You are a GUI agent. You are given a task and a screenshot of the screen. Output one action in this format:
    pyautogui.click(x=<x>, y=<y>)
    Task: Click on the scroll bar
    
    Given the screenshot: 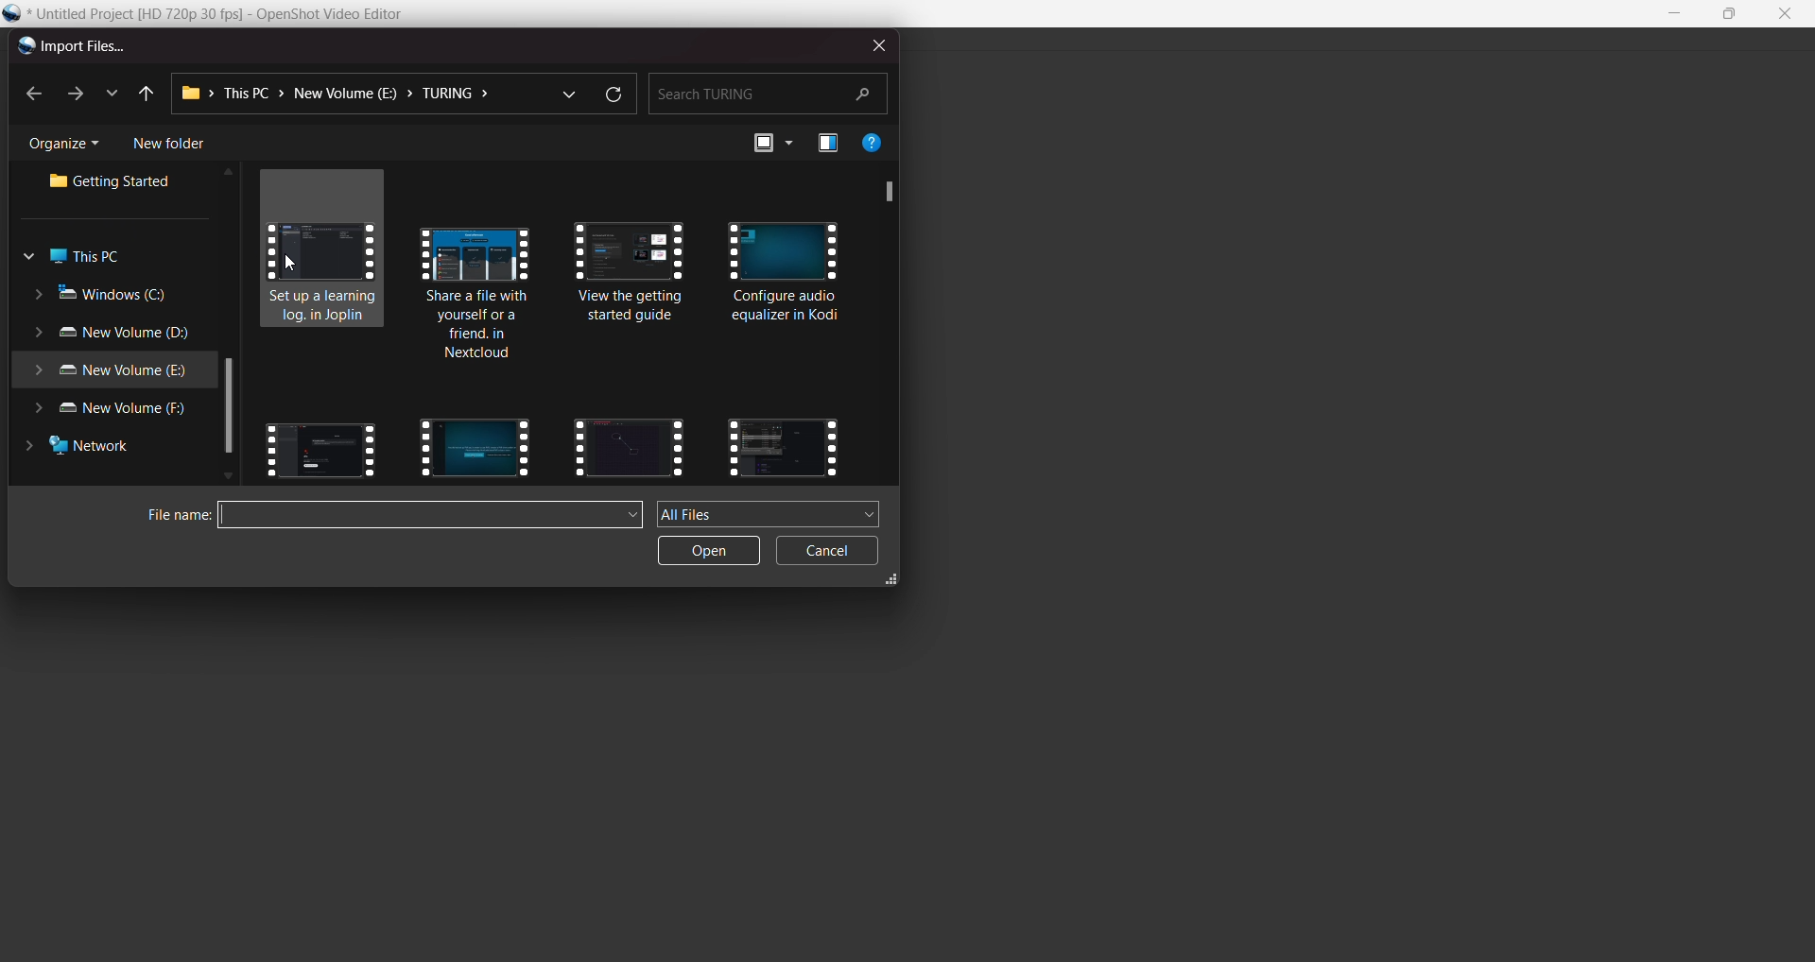 What is the action you would take?
    pyautogui.click(x=884, y=191)
    